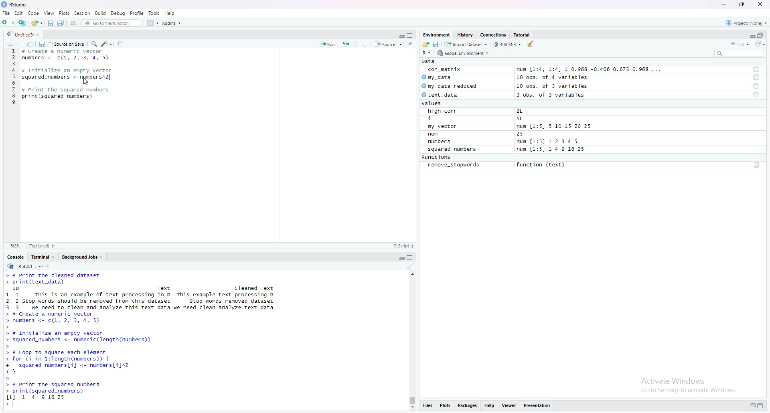 The width and height of the screenshot is (770, 413). I want to click on re-run previous code region, so click(345, 43).